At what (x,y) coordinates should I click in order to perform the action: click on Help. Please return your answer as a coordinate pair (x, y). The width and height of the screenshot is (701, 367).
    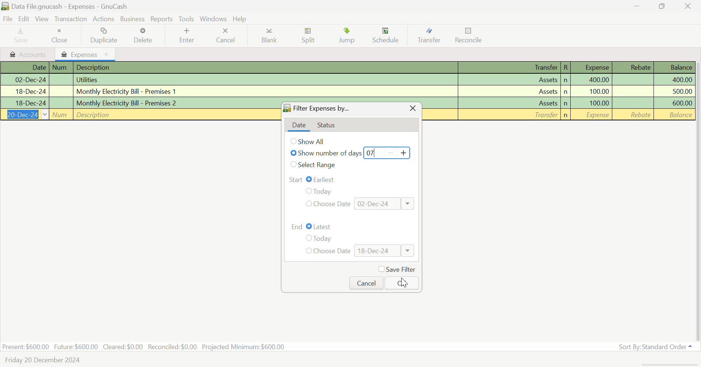
    Looking at the image, I should click on (240, 19).